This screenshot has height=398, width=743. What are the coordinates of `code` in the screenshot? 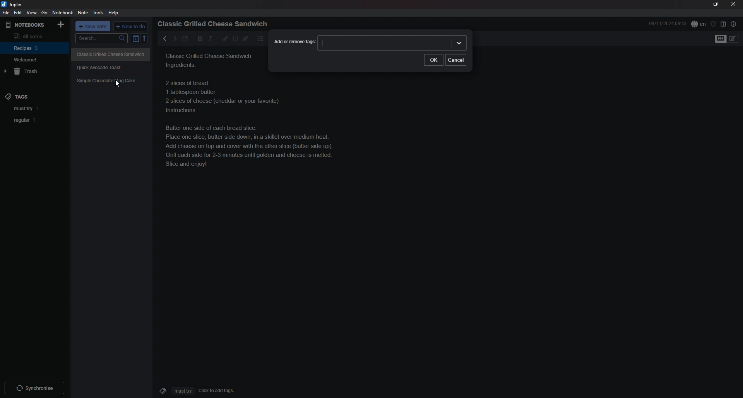 It's located at (235, 39).